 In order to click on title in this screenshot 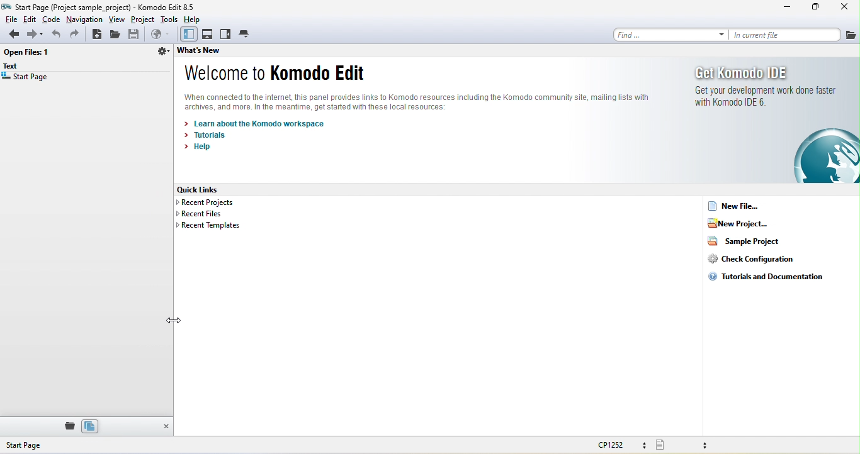, I will do `click(103, 7)`.